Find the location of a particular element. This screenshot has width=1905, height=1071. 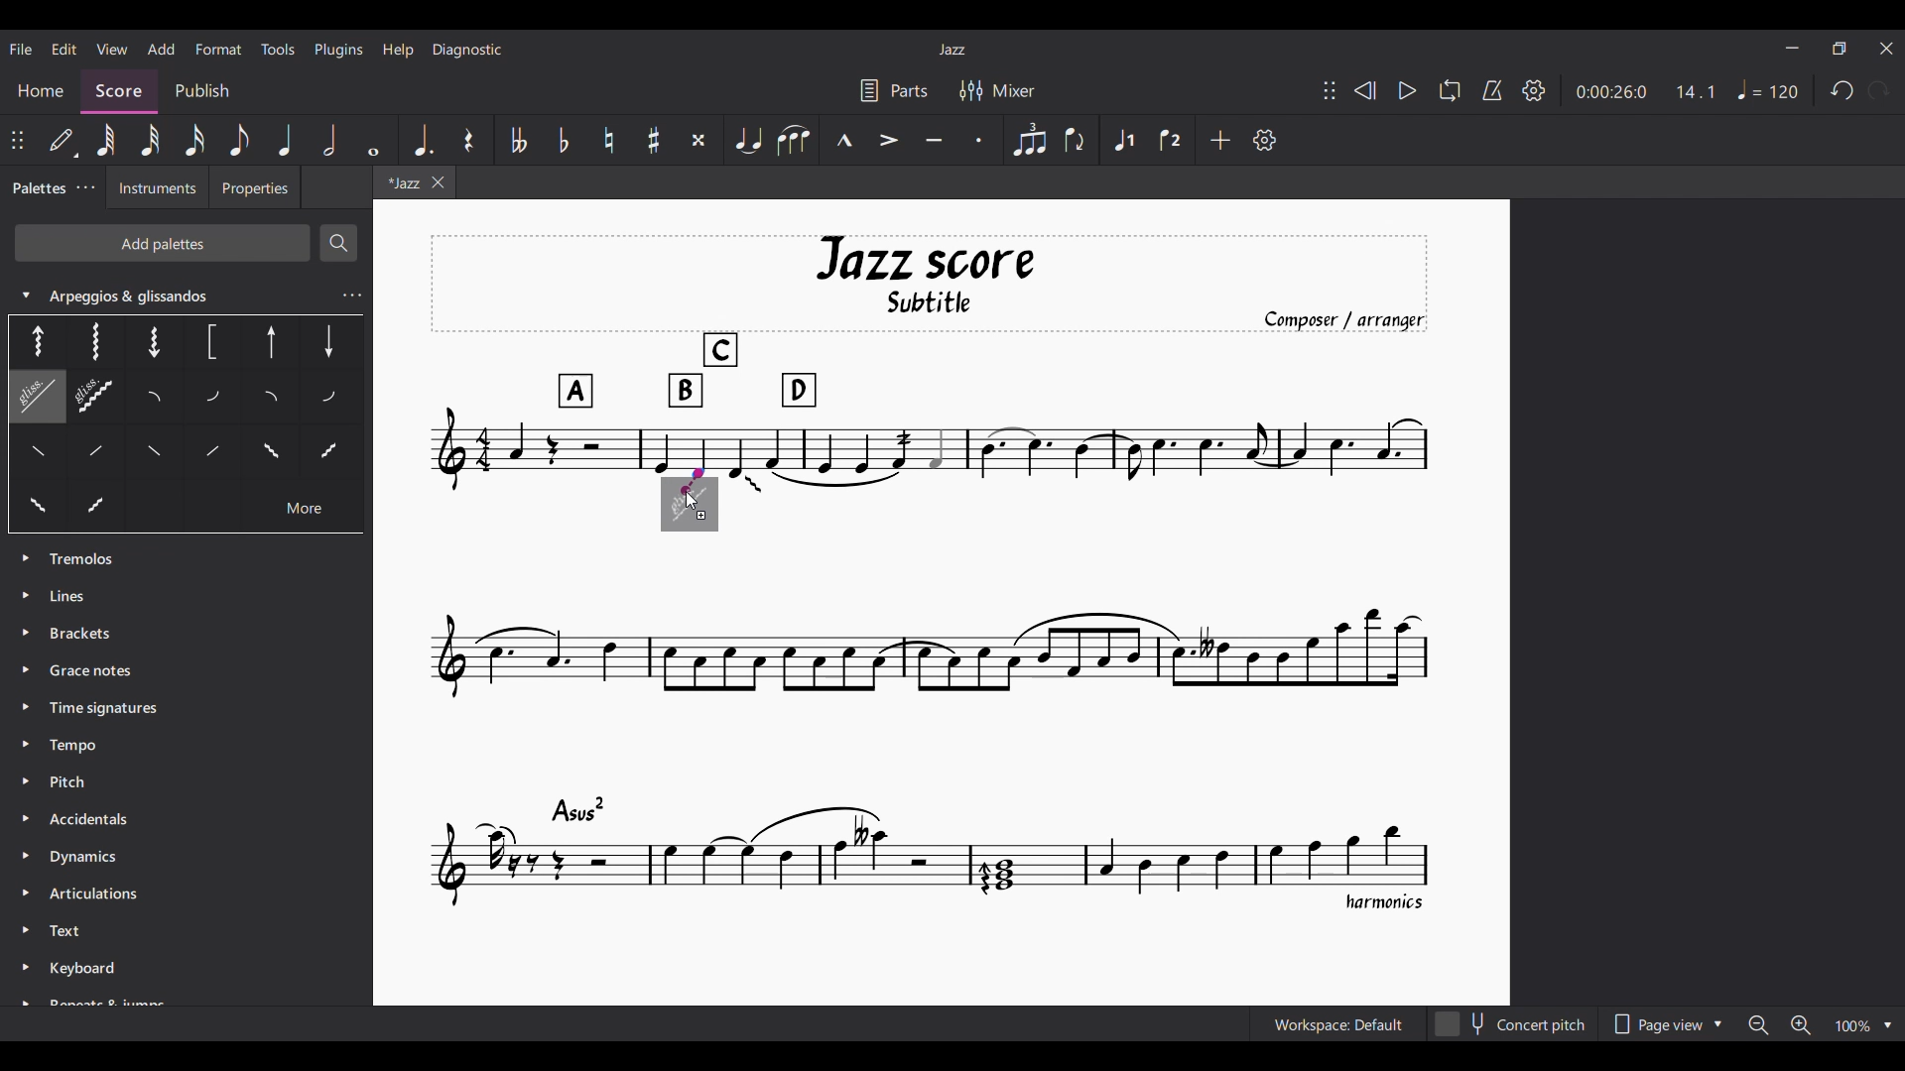

Palate 9 is located at coordinates (161, 399).